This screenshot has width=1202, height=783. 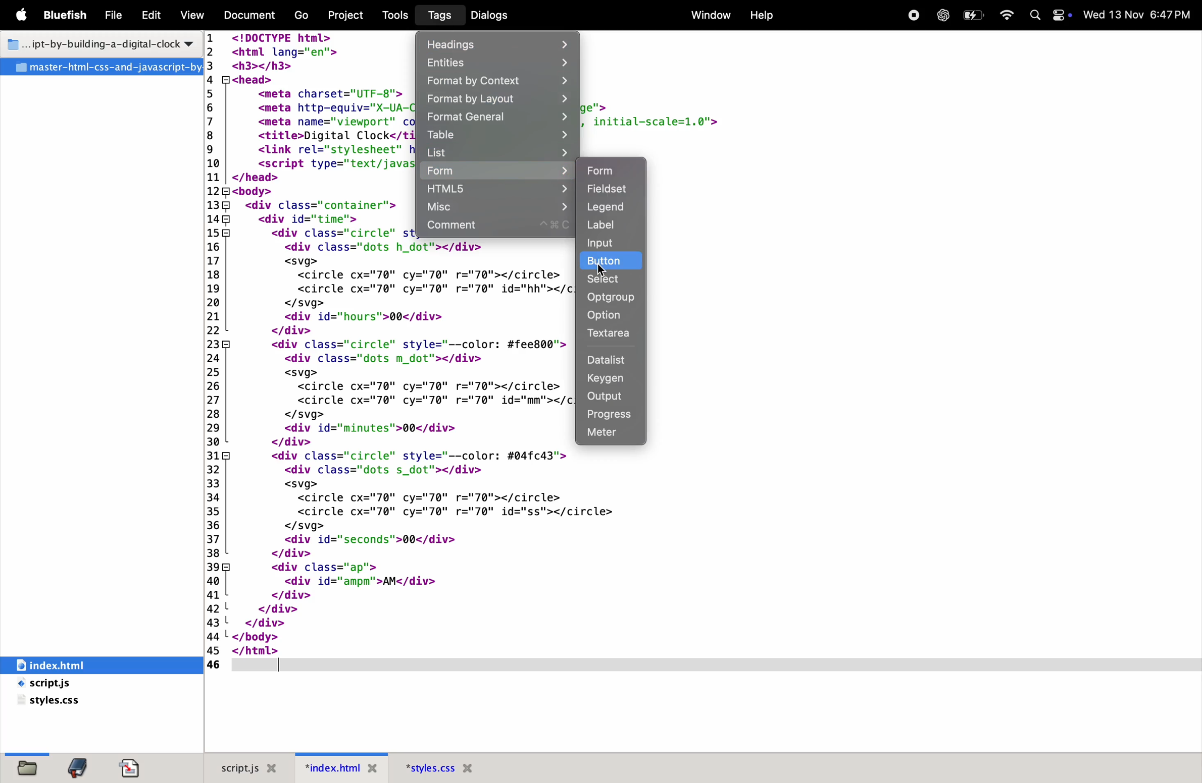 I want to click on label, so click(x=607, y=226).